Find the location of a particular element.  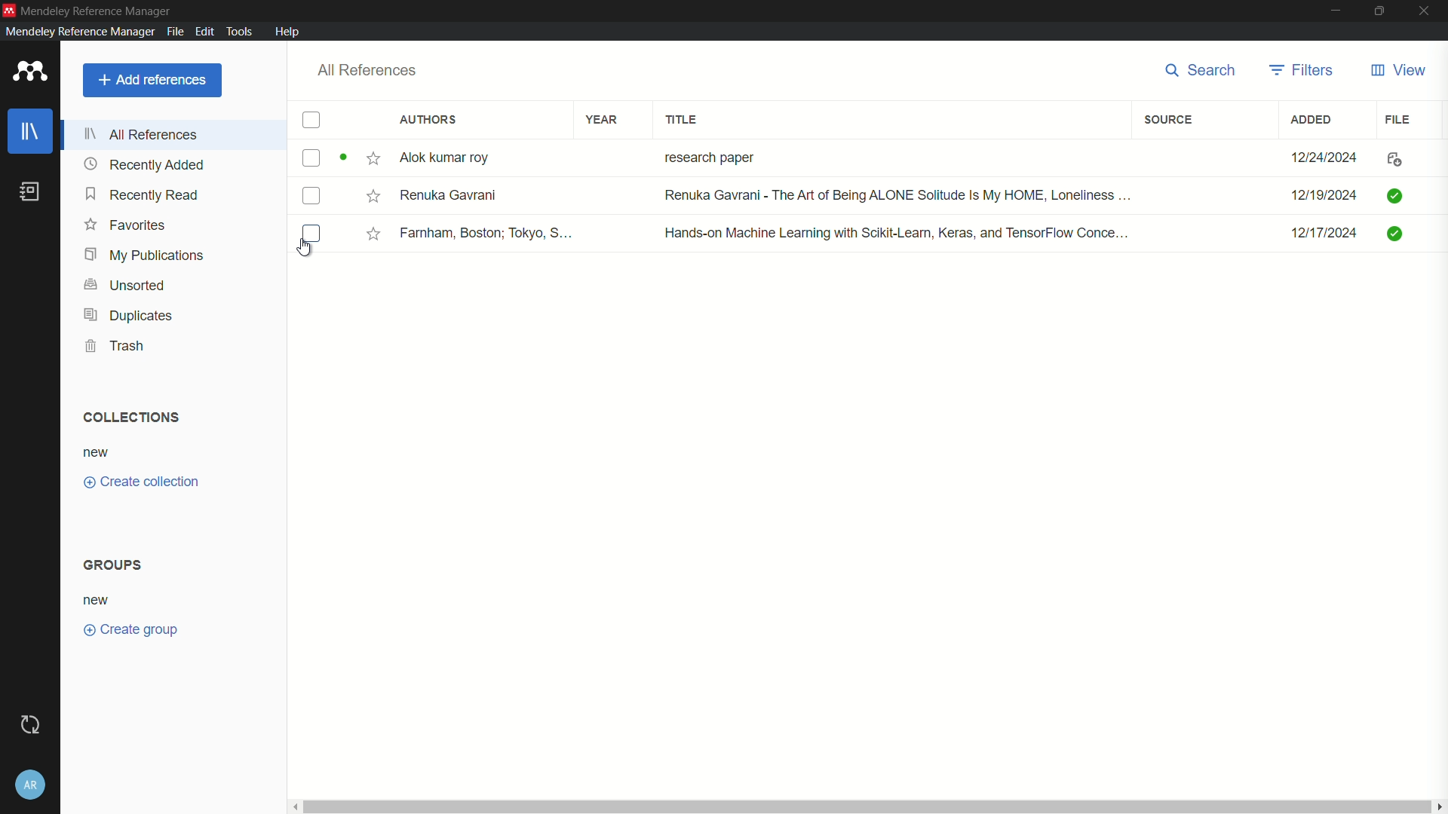

duplicates is located at coordinates (126, 315).